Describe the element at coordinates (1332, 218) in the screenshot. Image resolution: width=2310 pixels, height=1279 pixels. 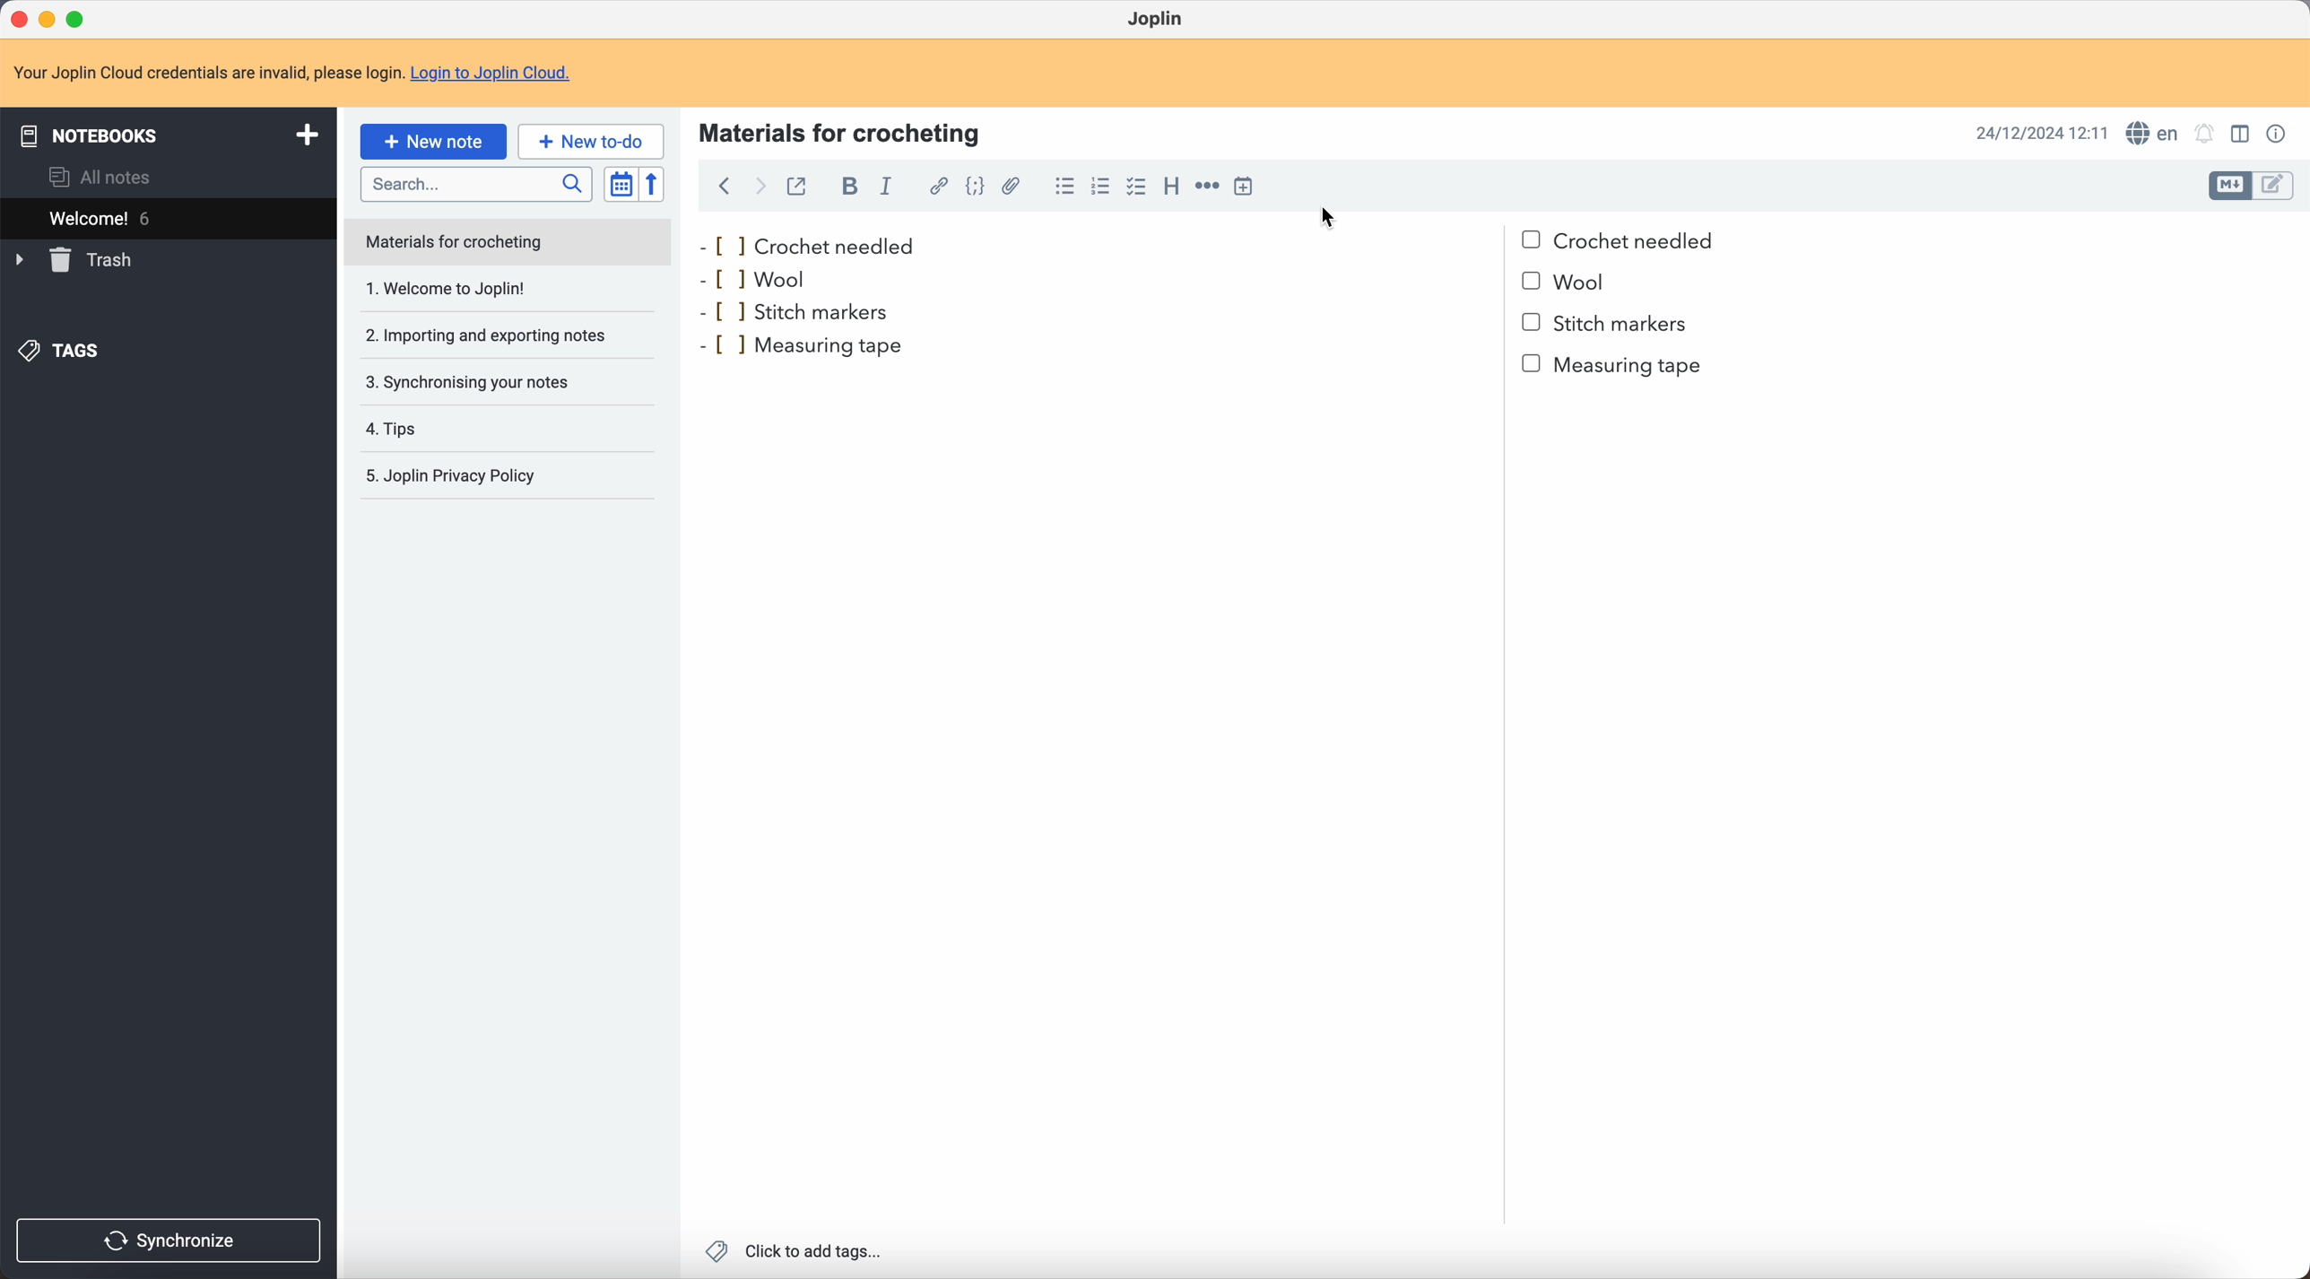
I see `cursor` at that location.